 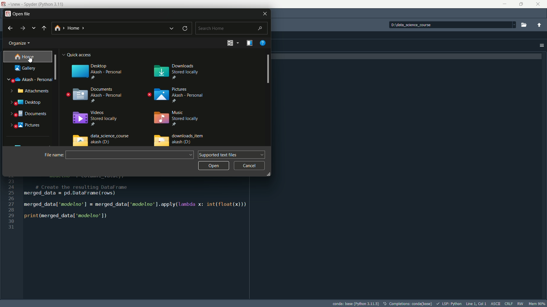 What do you see at coordinates (97, 29) in the screenshot?
I see `directory path` at bounding box center [97, 29].